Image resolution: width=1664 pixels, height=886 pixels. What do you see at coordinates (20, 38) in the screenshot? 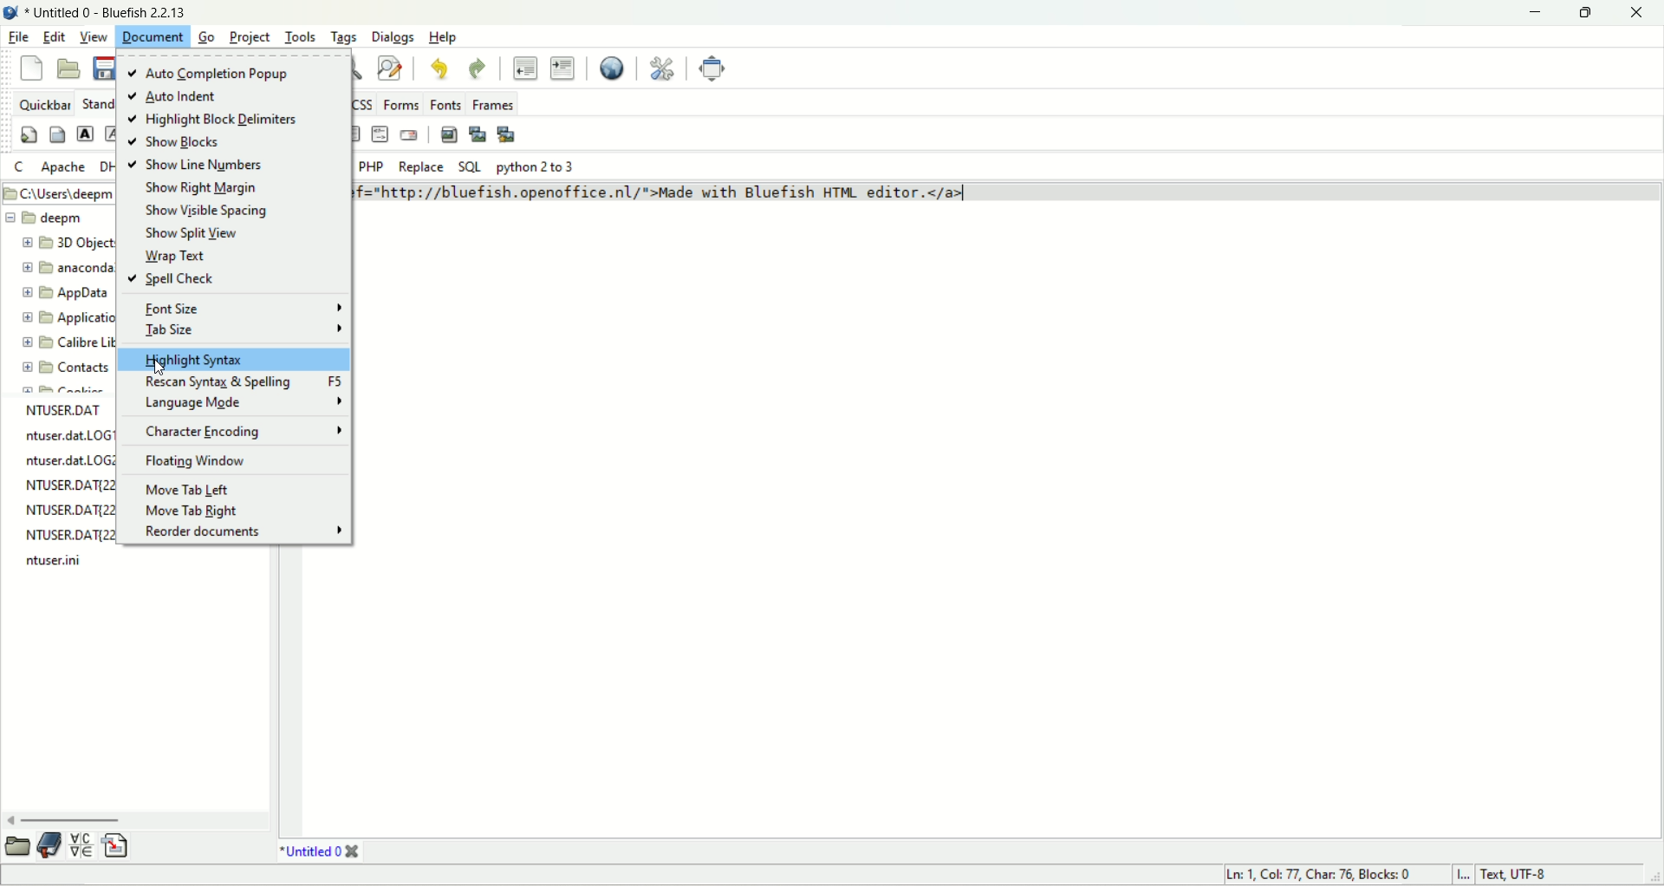
I see `file` at bounding box center [20, 38].